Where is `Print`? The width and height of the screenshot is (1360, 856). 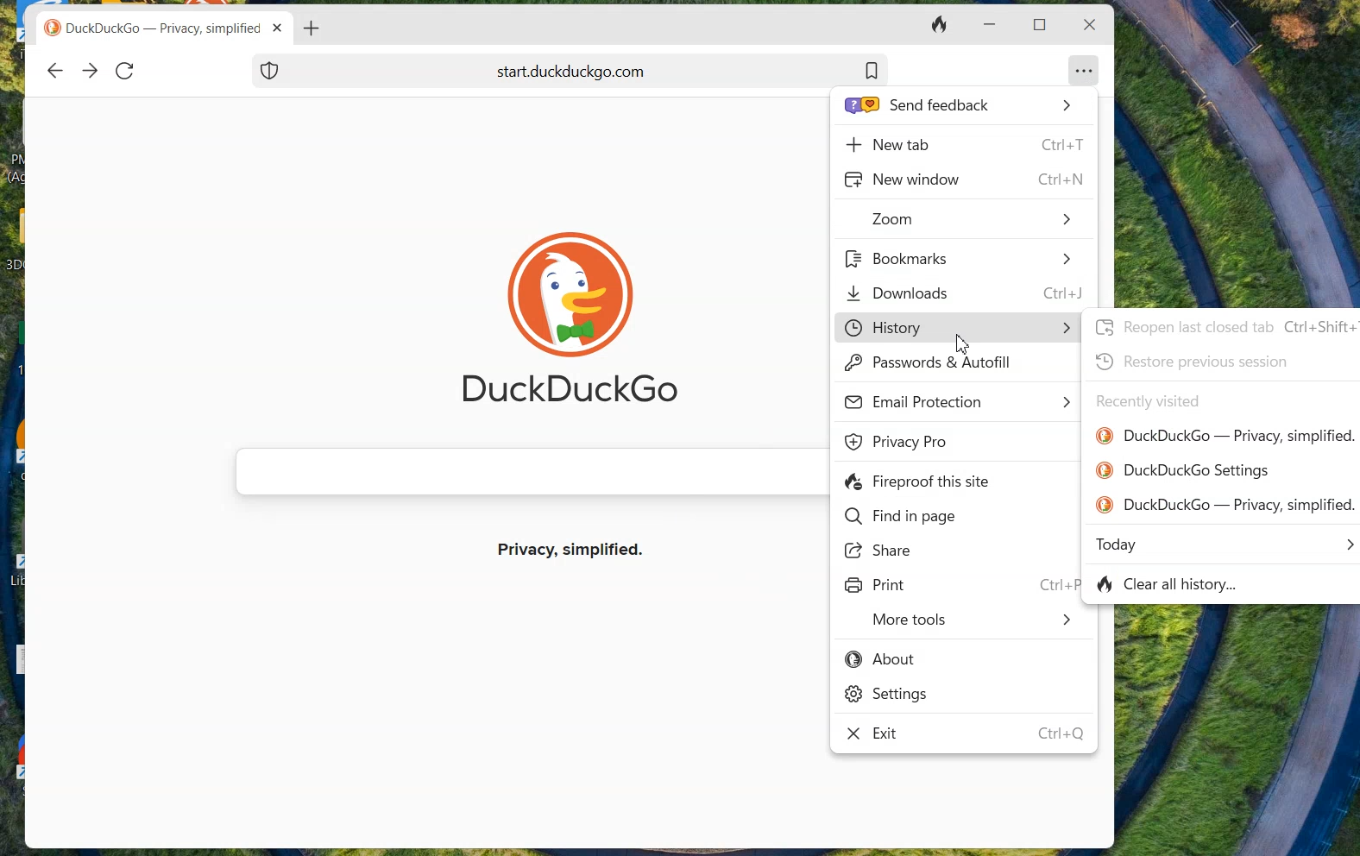 Print is located at coordinates (877, 586).